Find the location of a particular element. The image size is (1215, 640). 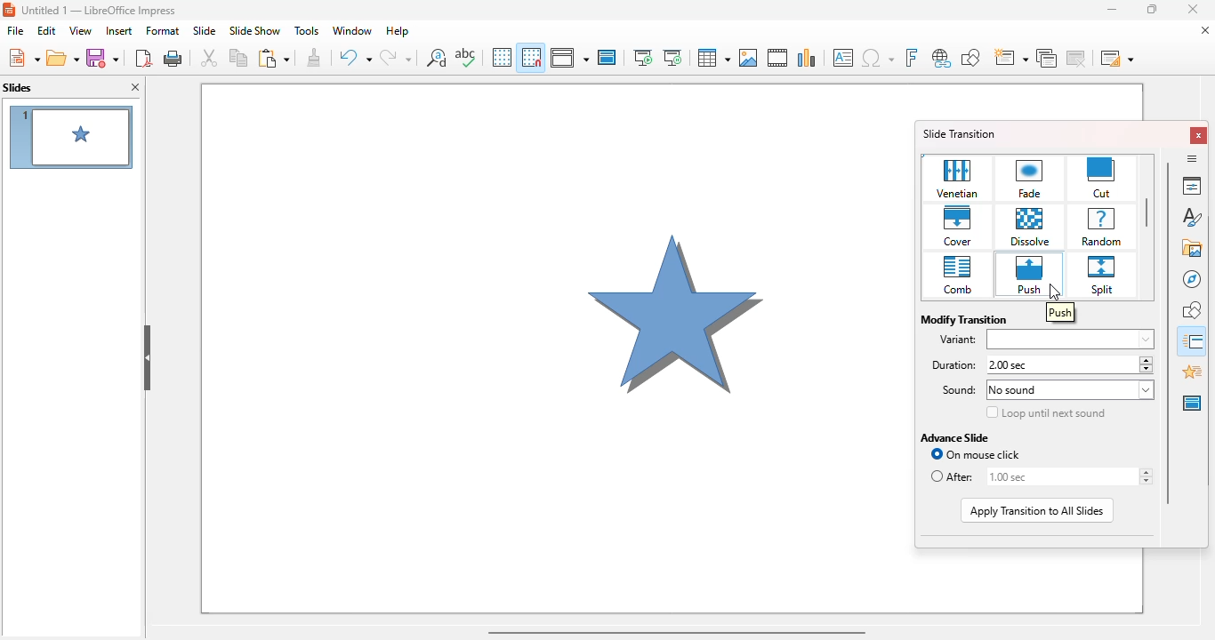

help is located at coordinates (398, 32).